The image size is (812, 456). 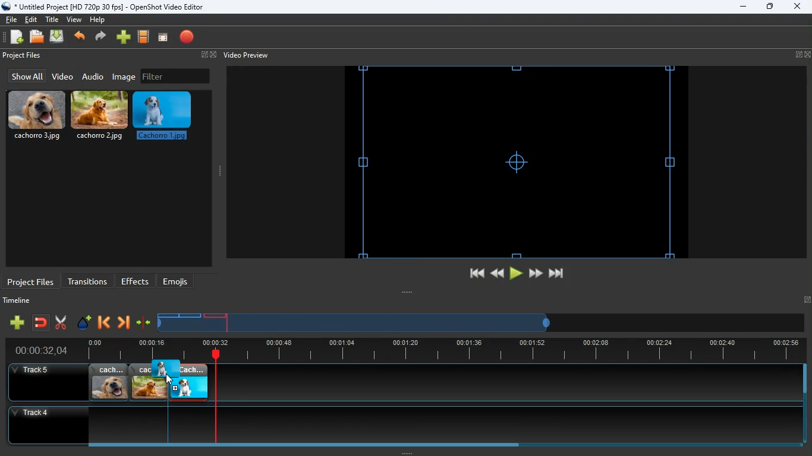 I want to click on transitions, so click(x=87, y=280).